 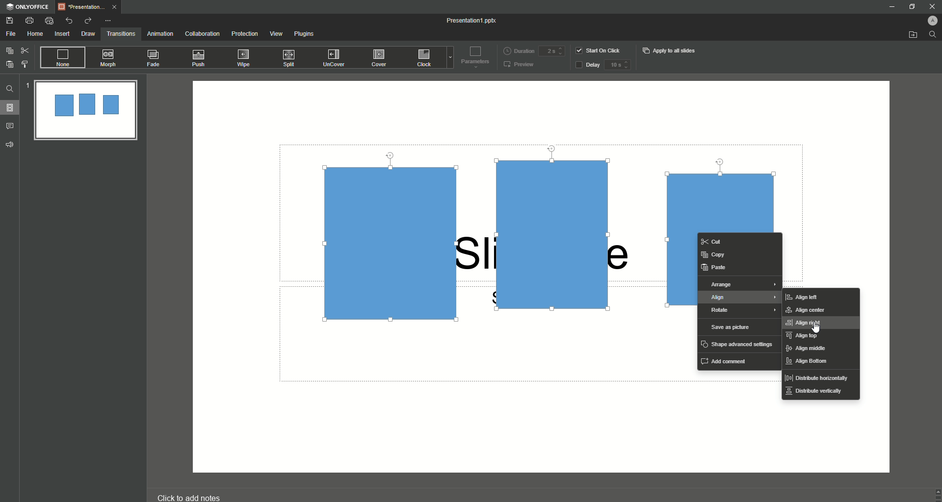 What do you see at coordinates (804, 336) in the screenshot?
I see `Align top` at bounding box center [804, 336].